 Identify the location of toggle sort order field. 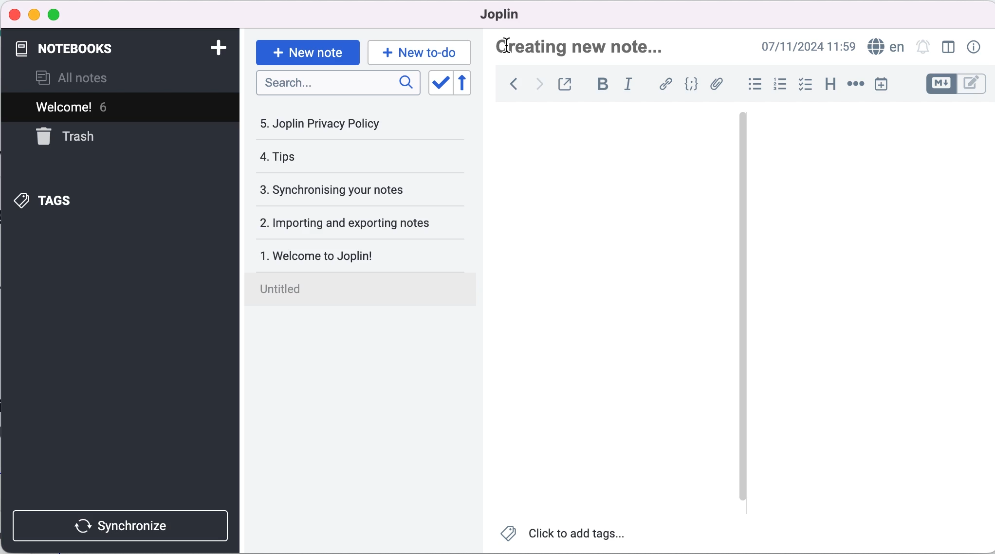
(438, 83).